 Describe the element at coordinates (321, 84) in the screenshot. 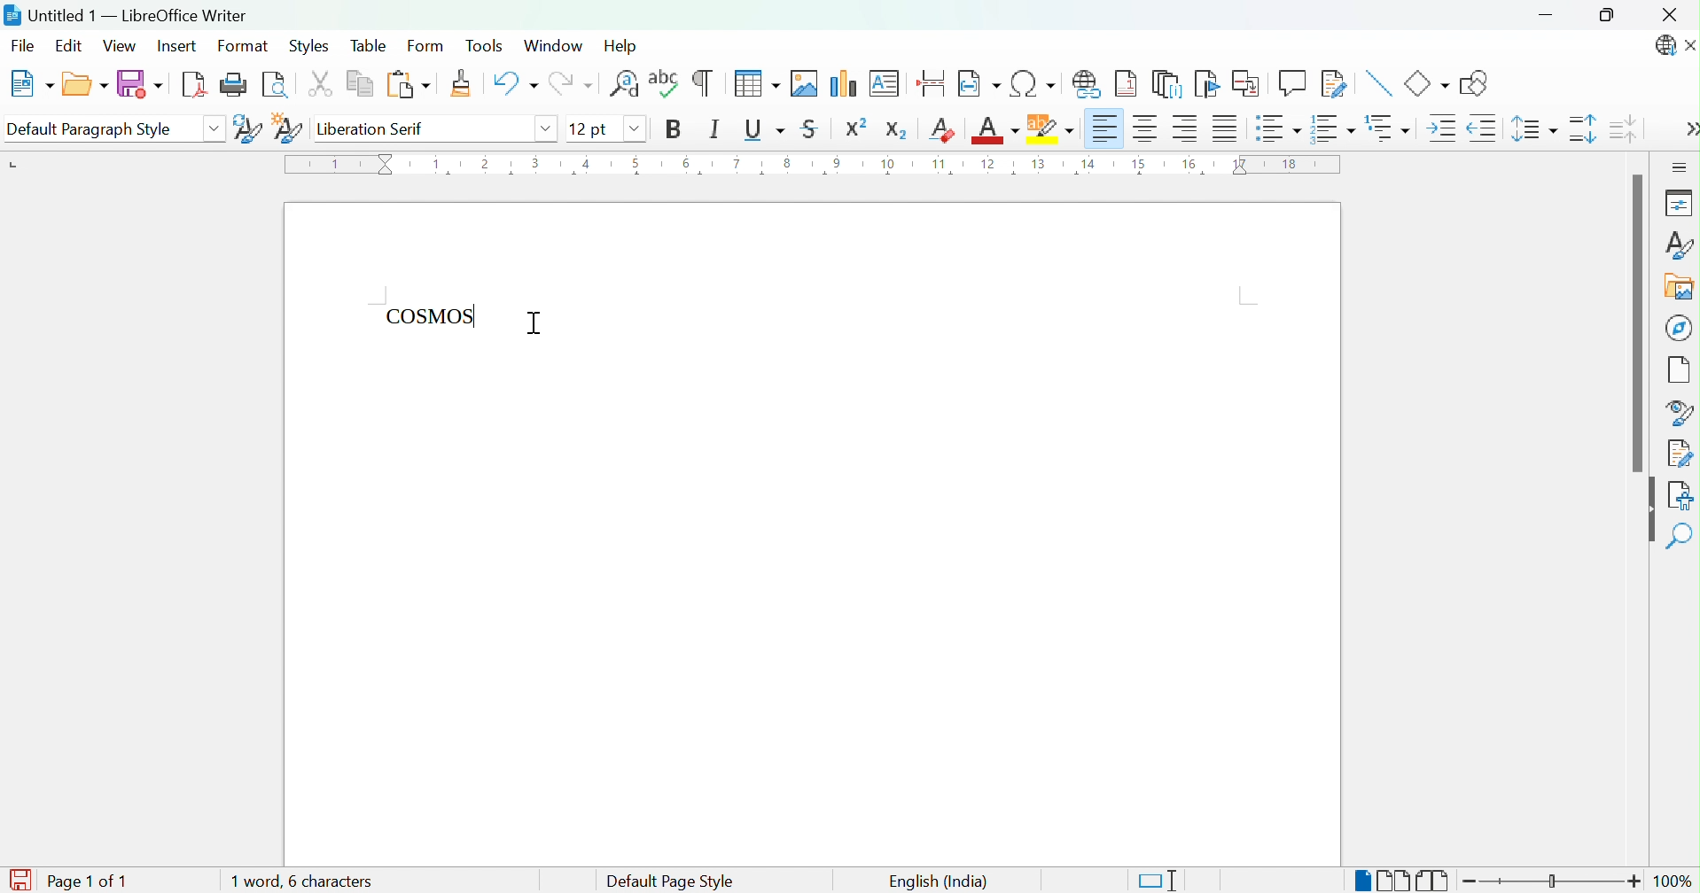

I see `Cut` at that location.